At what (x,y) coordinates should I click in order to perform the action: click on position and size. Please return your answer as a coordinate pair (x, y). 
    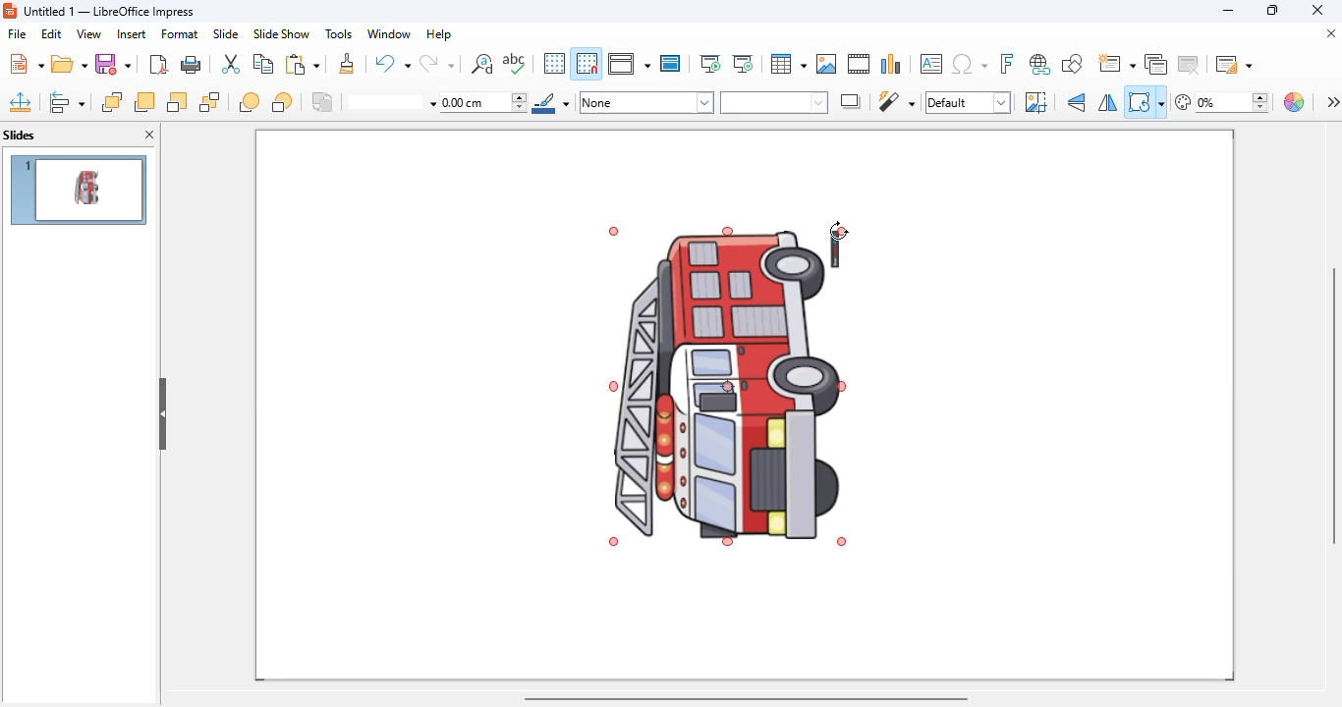
    Looking at the image, I should click on (21, 102).